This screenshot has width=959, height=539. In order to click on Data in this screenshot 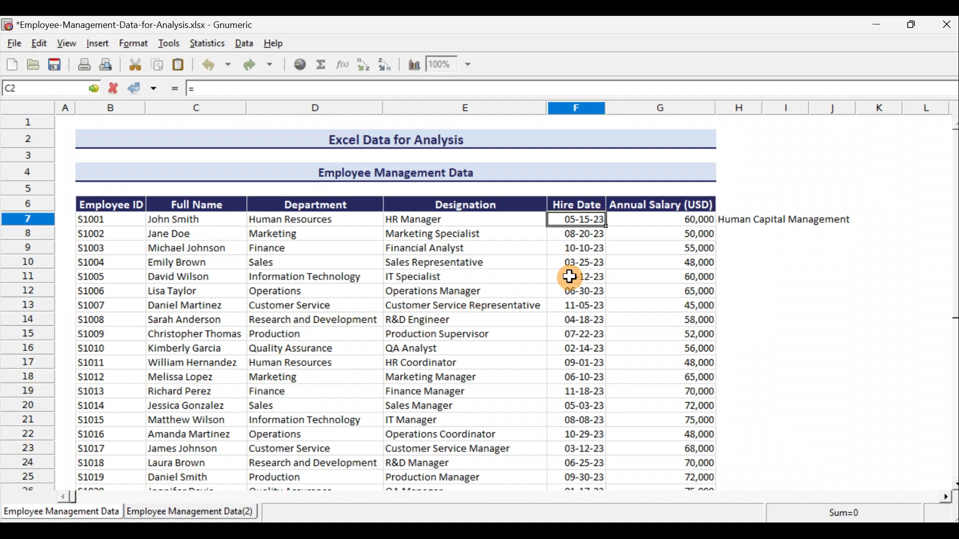, I will do `click(473, 309)`.